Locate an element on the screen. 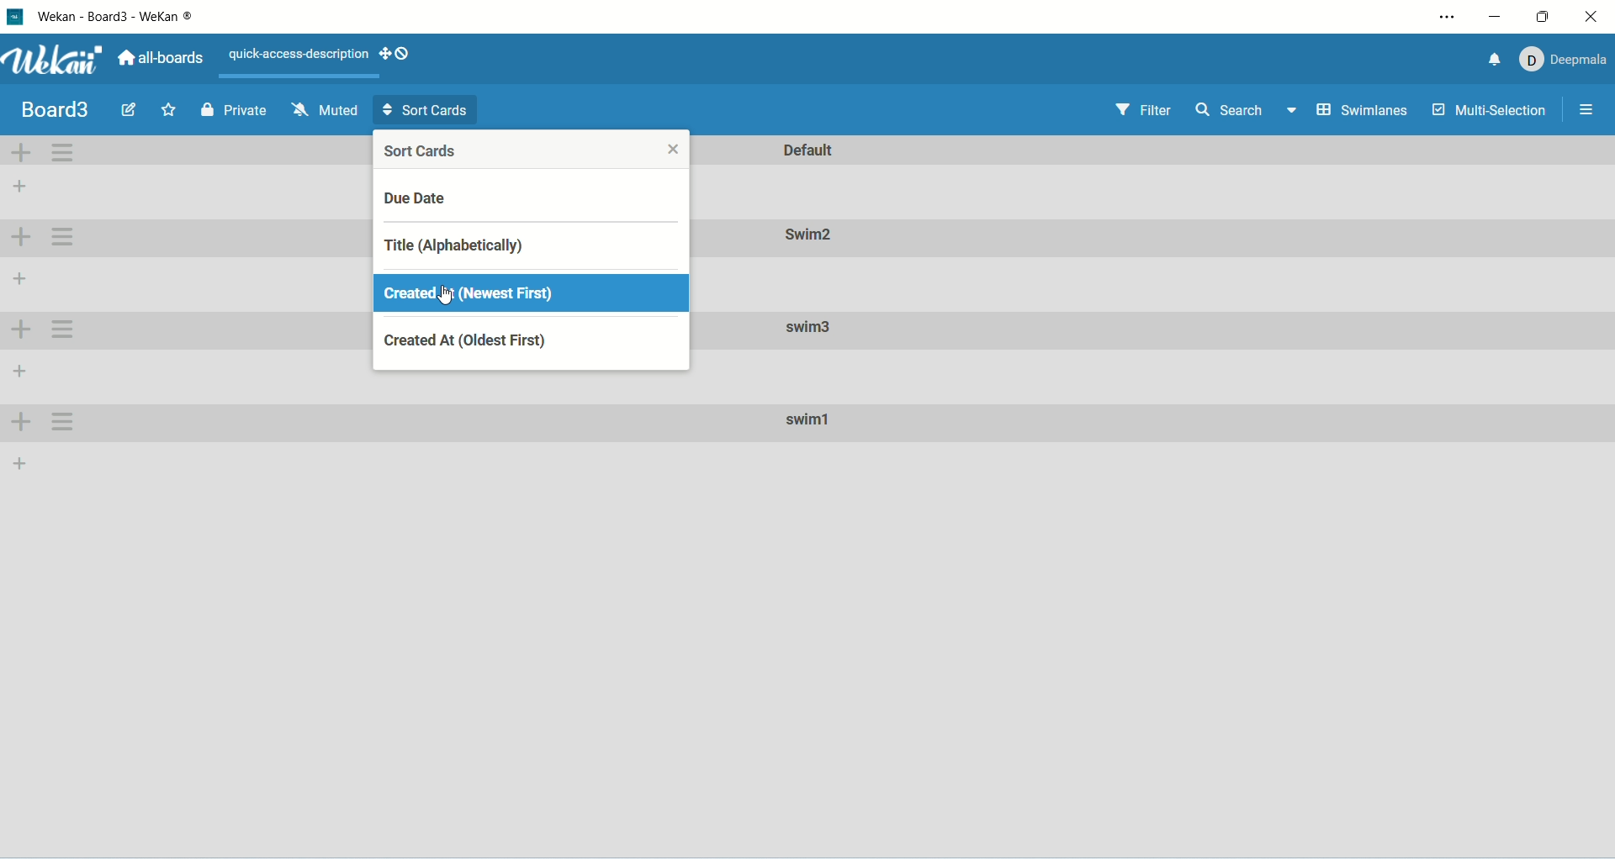  muted is located at coordinates (324, 110).